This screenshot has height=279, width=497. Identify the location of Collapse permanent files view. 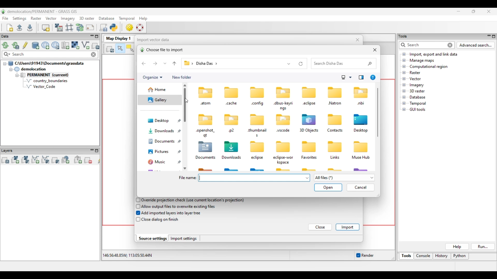
(17, 75).